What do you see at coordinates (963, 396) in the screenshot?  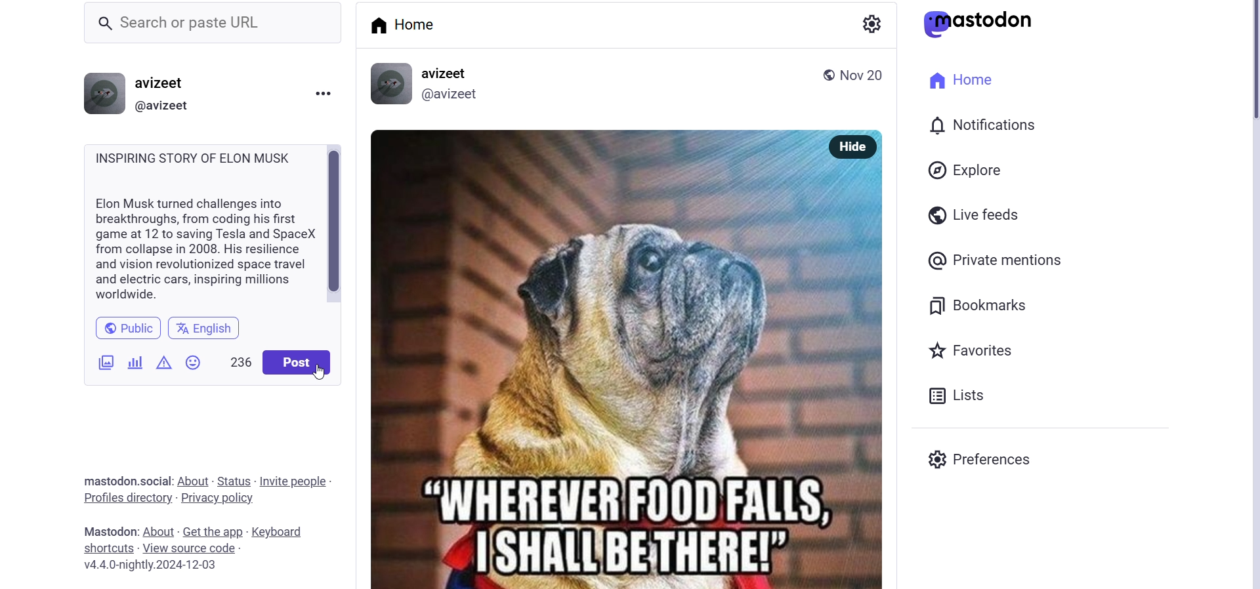 I see `Lists` at bounding box center [963, 396].